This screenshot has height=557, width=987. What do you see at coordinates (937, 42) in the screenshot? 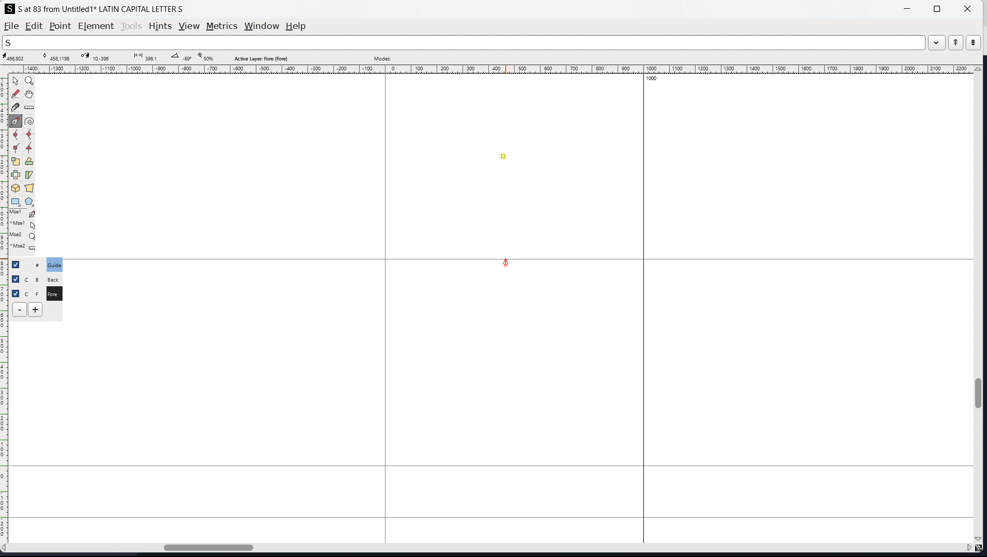
I see `dropdown` at bounding box center [937, 42].